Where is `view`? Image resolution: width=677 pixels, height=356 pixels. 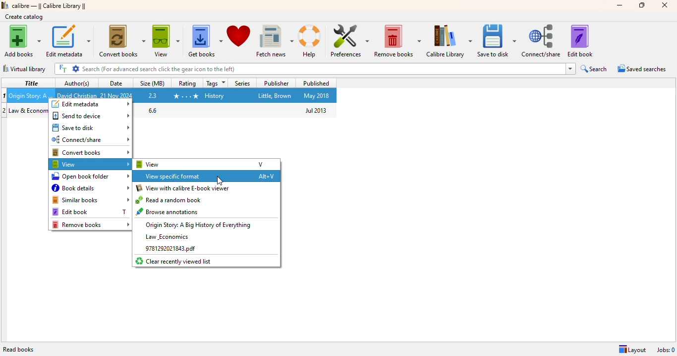 view is located at coordinates (90, 164).